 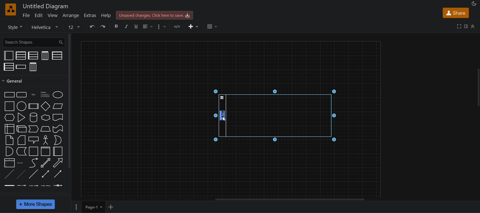 What do you see at coordinates (57, 140) in the screenshot?
I see `or` at bounding box center [57, 140].